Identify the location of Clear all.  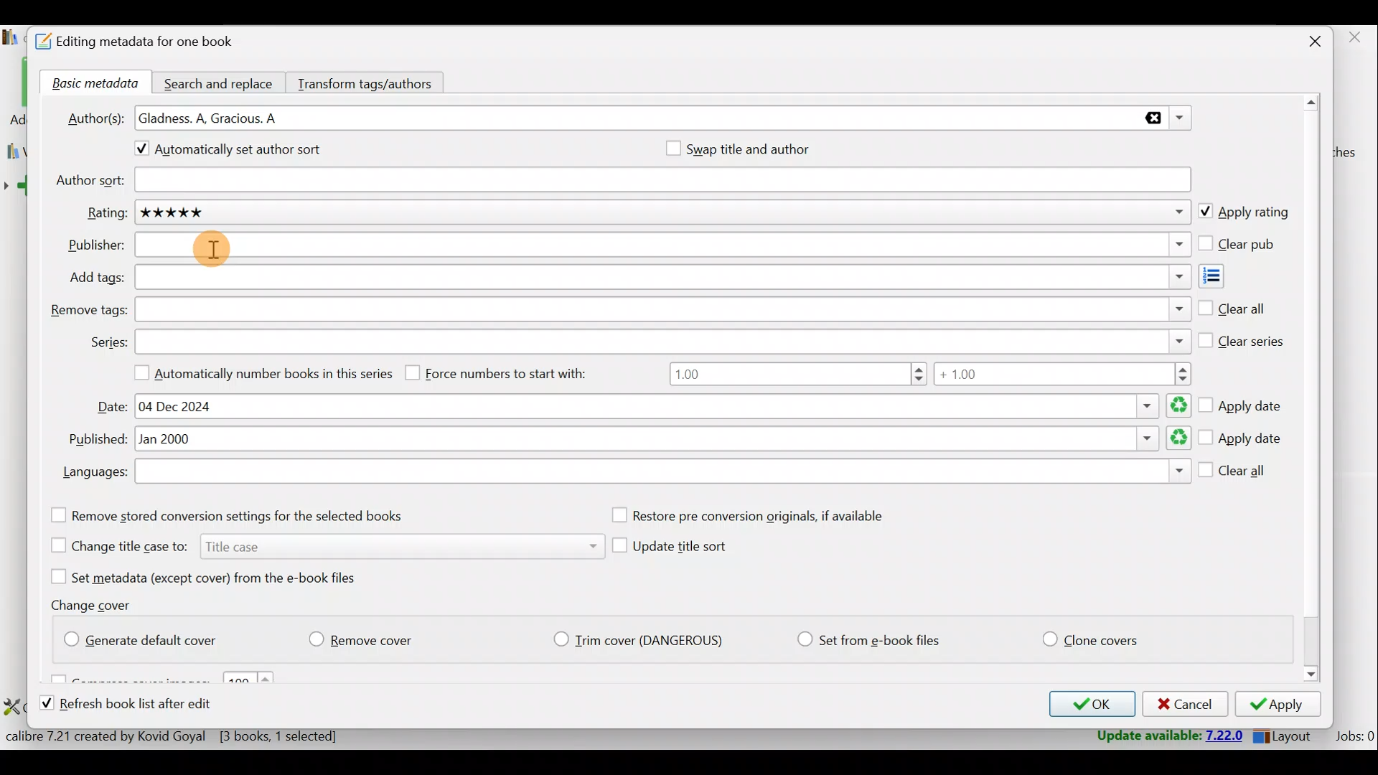
(1232, 306).